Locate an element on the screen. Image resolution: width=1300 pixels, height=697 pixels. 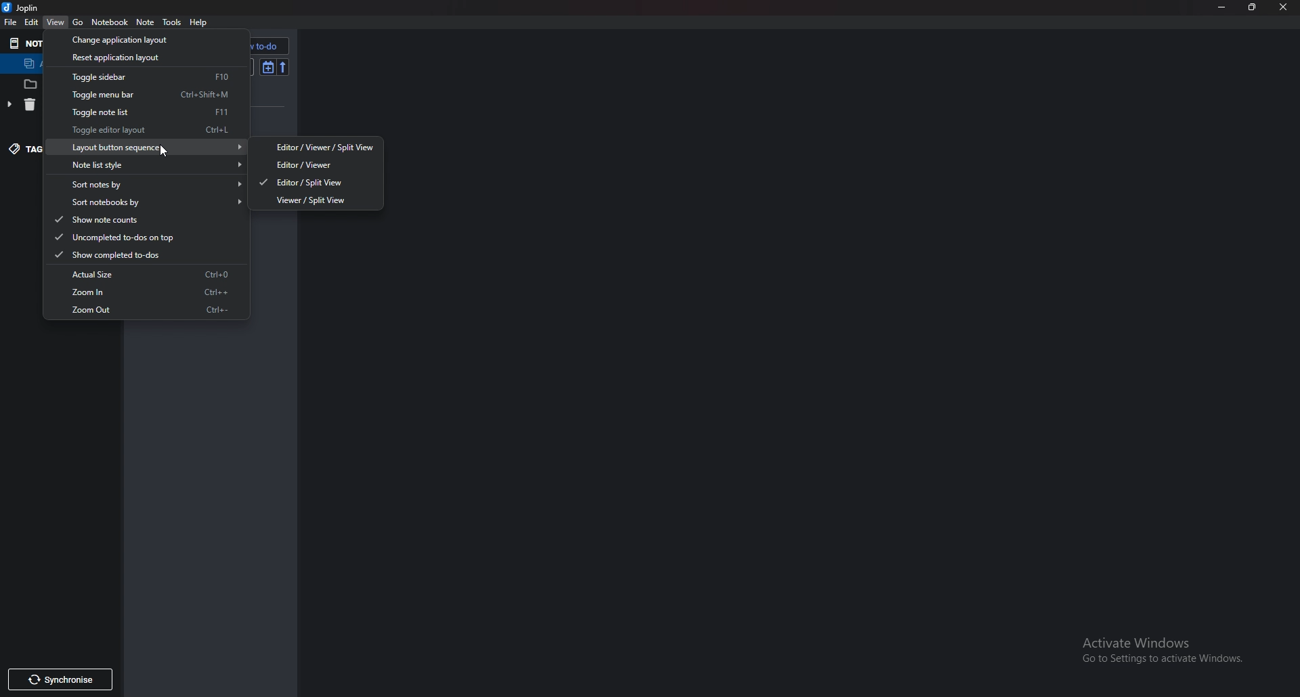
Change application layout is located at coordinates (139, 39).